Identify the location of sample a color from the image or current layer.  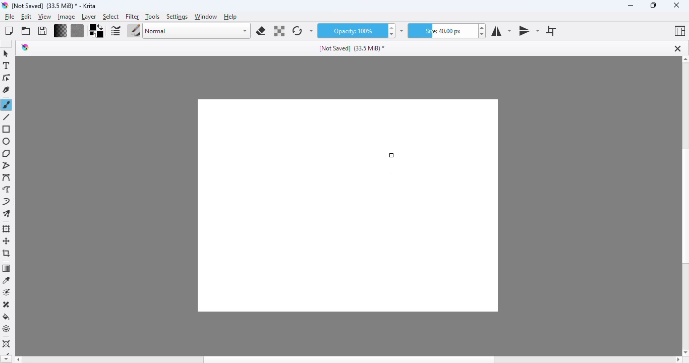
(7, 280).